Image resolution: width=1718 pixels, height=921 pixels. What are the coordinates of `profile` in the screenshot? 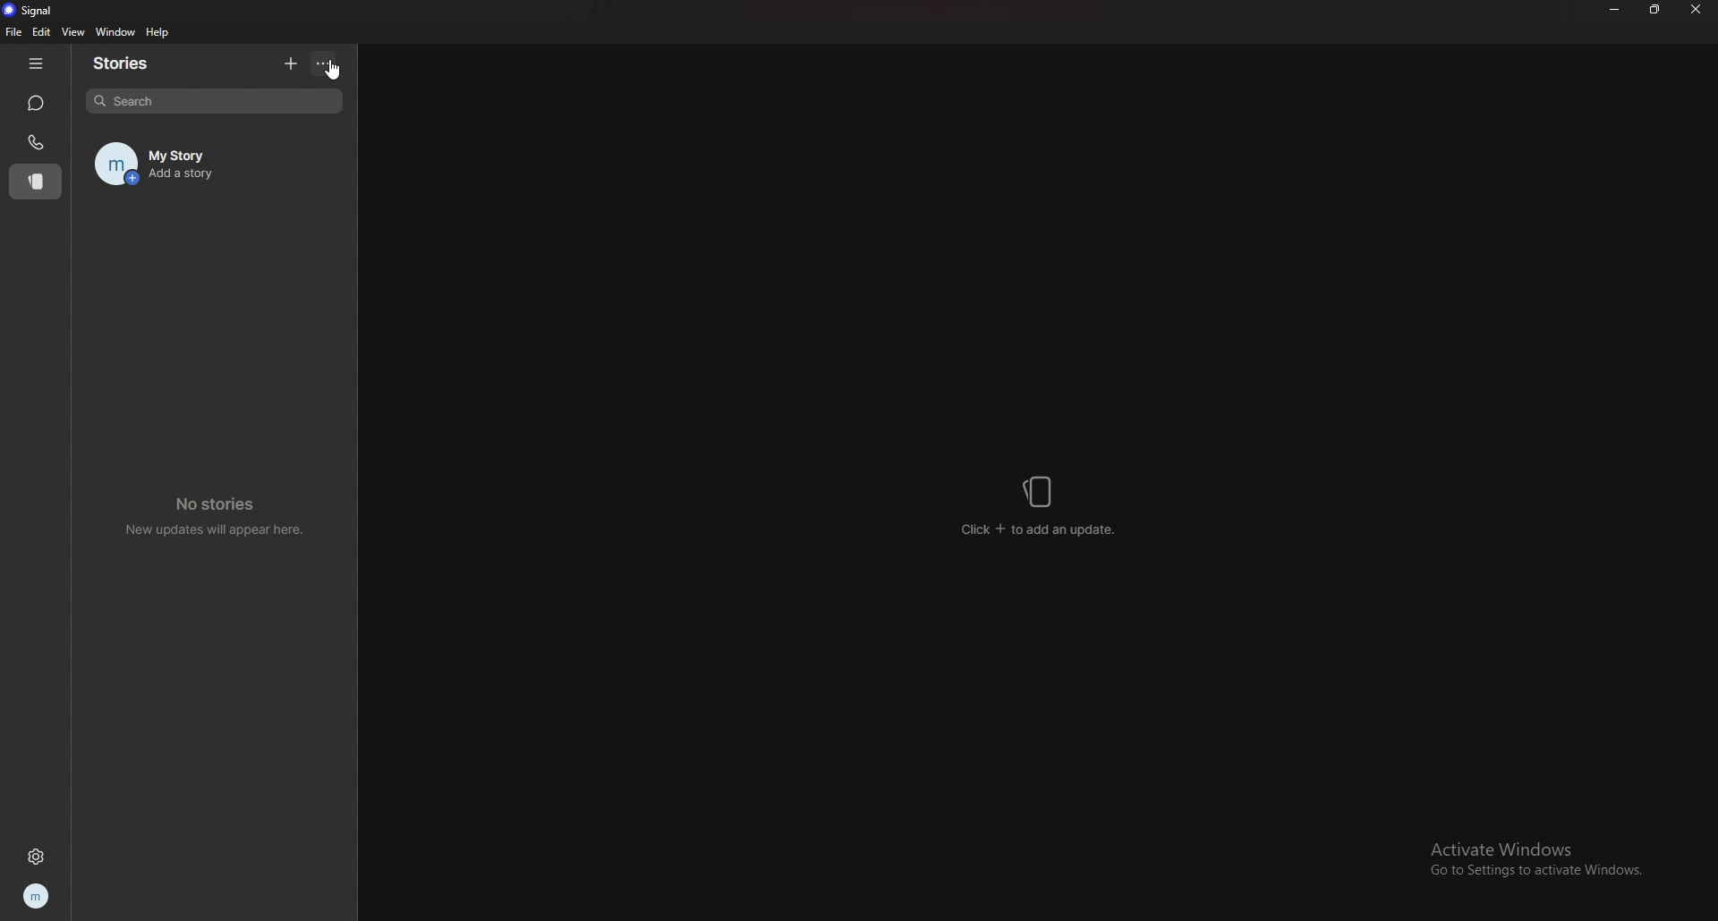 It's located at (38, 895).